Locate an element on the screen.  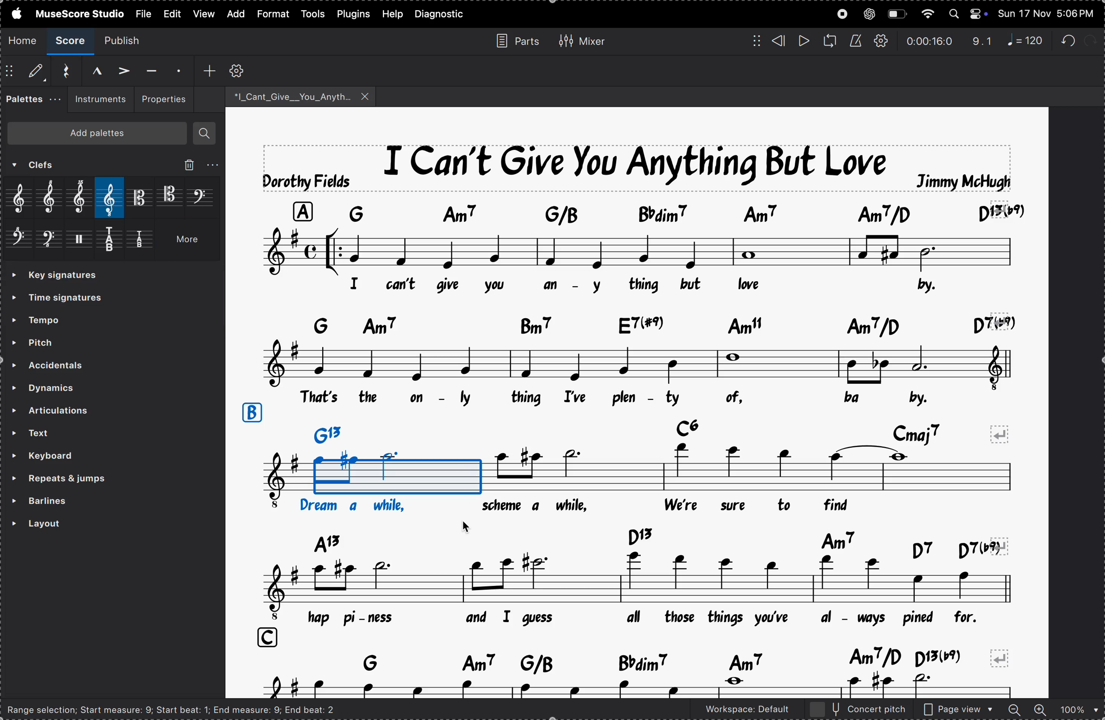
title is located at coordinates (638, 167).